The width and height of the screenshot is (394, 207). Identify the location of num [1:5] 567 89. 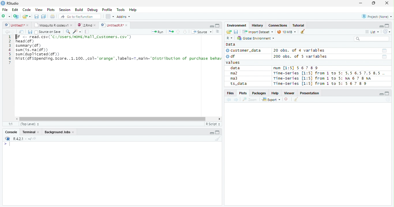
(296, 68).